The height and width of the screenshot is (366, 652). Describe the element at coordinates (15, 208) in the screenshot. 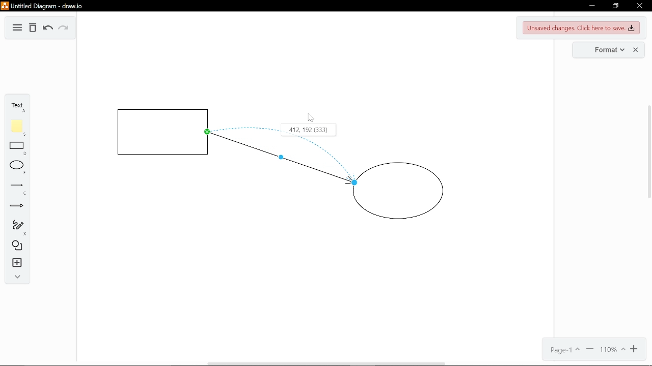

I see `Arrow` at that location.